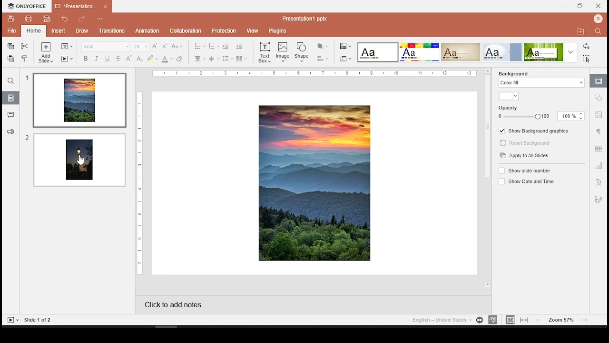  What do you see at coordinates (67, 59) in the screenshot?
I see `start slide show` at bounding box center [67, 59].